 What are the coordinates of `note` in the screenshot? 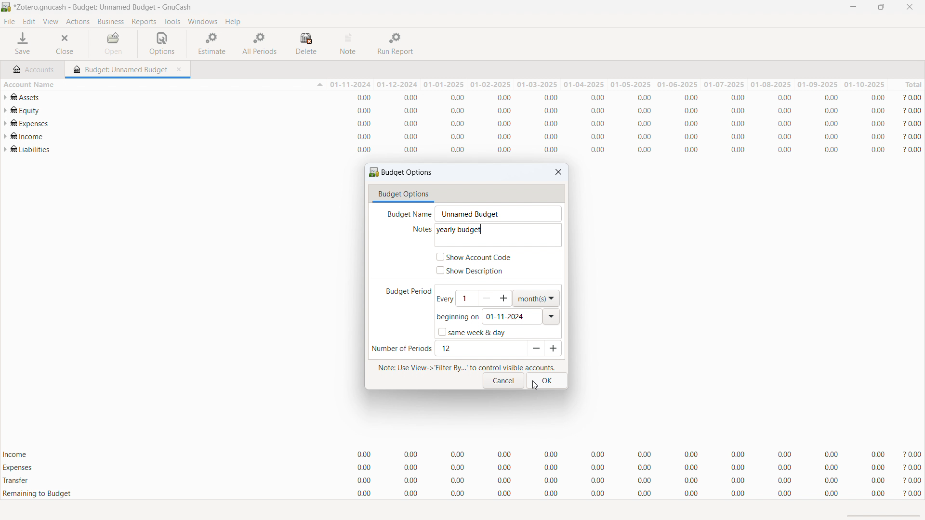 It's located at (349, 44).